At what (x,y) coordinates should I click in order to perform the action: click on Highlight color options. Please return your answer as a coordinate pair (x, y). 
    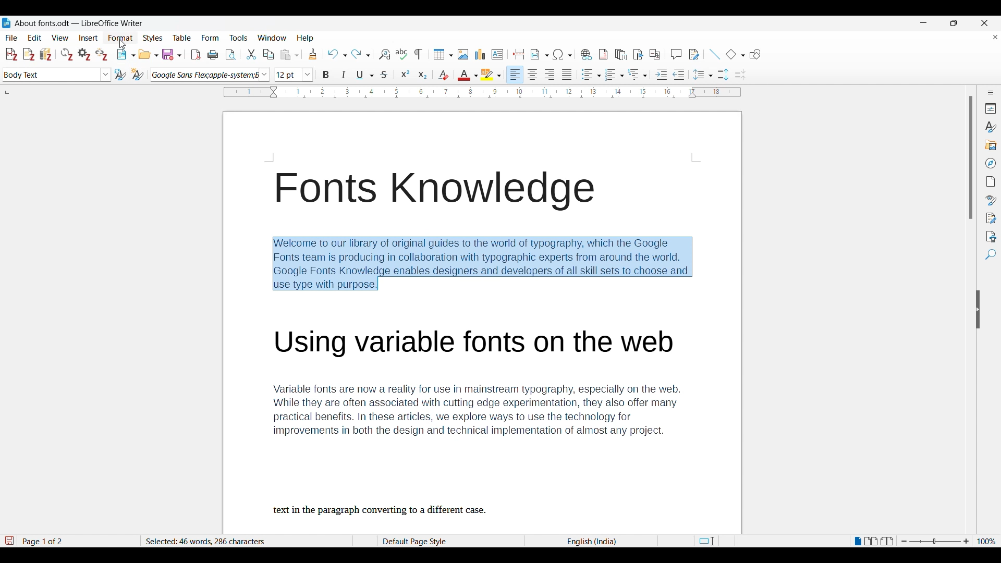
    Looking at the image, I should click on (491, 75).